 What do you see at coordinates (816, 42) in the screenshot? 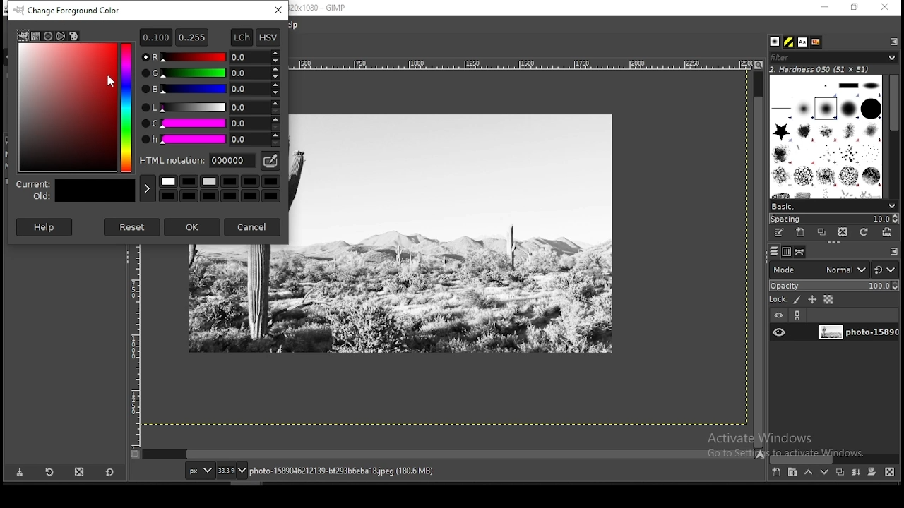
I see `document history` at bounding box center [816, 42].